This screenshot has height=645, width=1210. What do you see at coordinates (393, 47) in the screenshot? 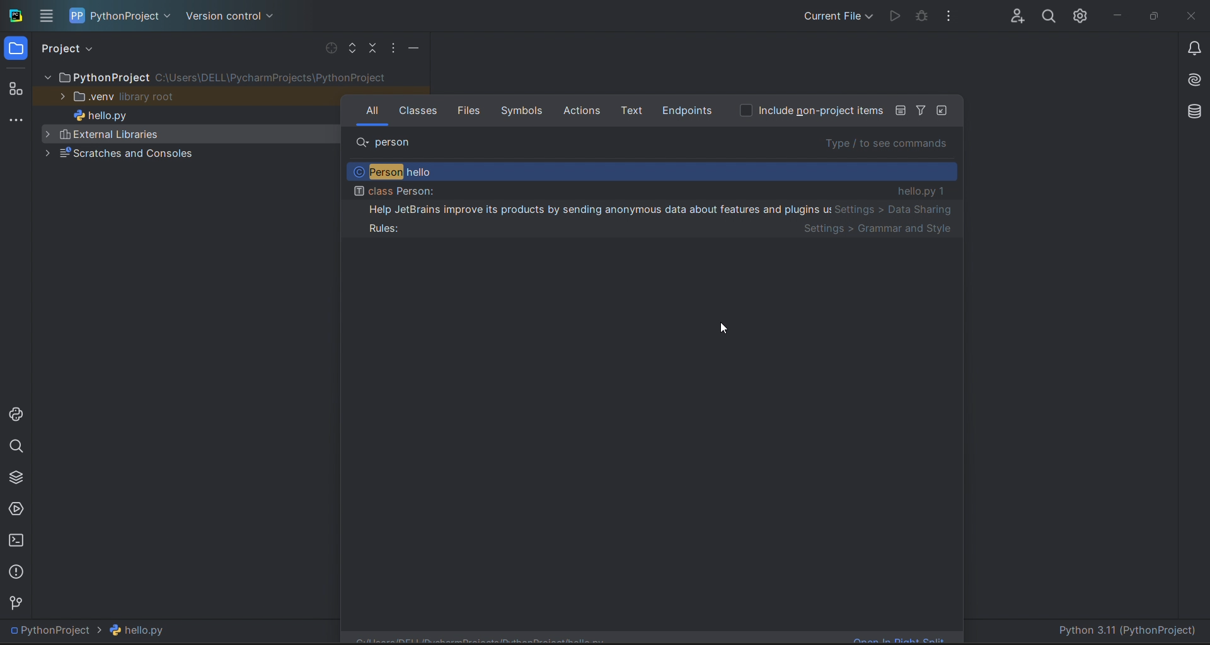
I see `options` at bounding box center [393, 47].